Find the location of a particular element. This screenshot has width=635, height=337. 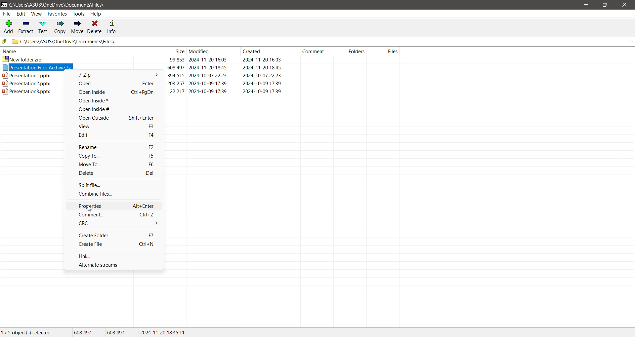

ppt2 is located at coordinates (285, 84).